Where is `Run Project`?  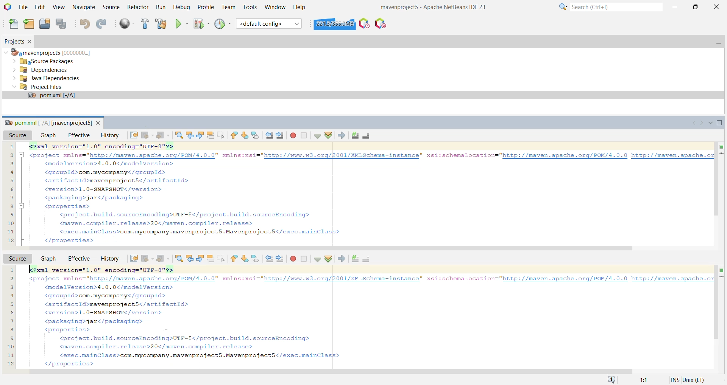 Run Project is located at coordinates (181, 24).